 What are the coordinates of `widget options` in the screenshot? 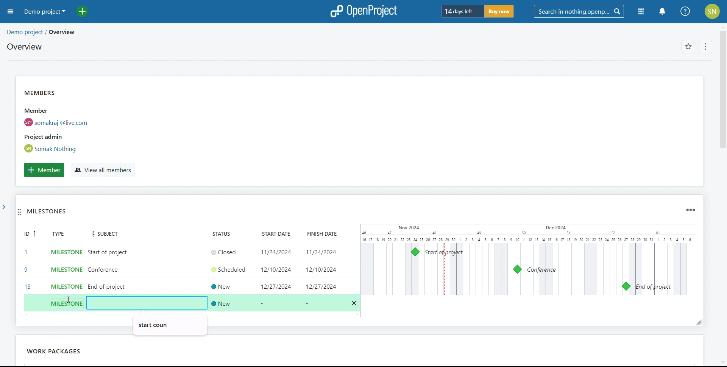 It's located at (690, 210).